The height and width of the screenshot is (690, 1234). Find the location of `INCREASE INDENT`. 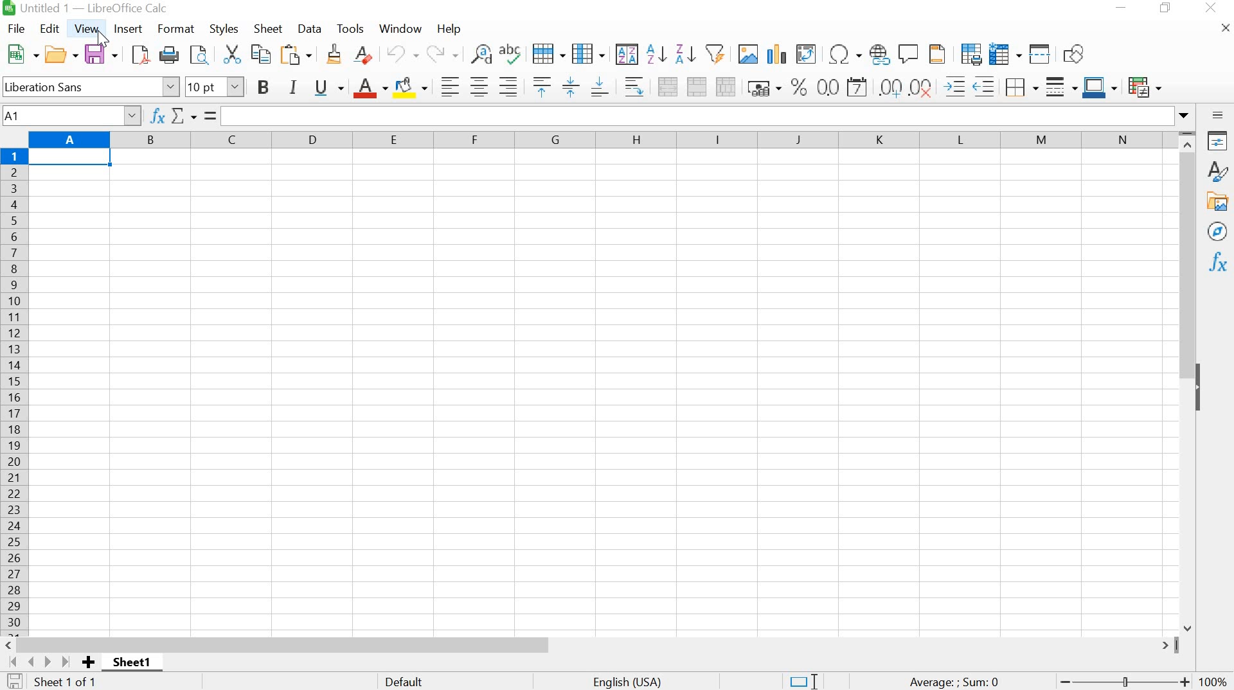

INCREASE INDENT is located at coordinates (972, 84).